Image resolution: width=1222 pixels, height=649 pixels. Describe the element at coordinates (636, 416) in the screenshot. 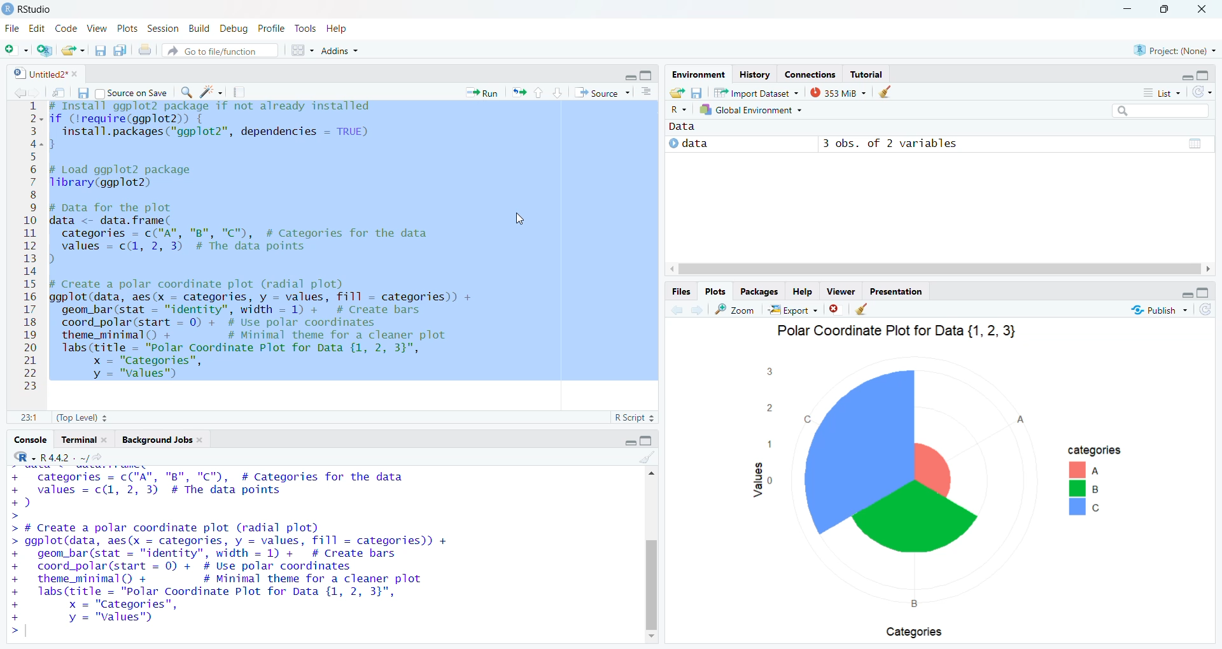

I see `R Script 3` at that location.